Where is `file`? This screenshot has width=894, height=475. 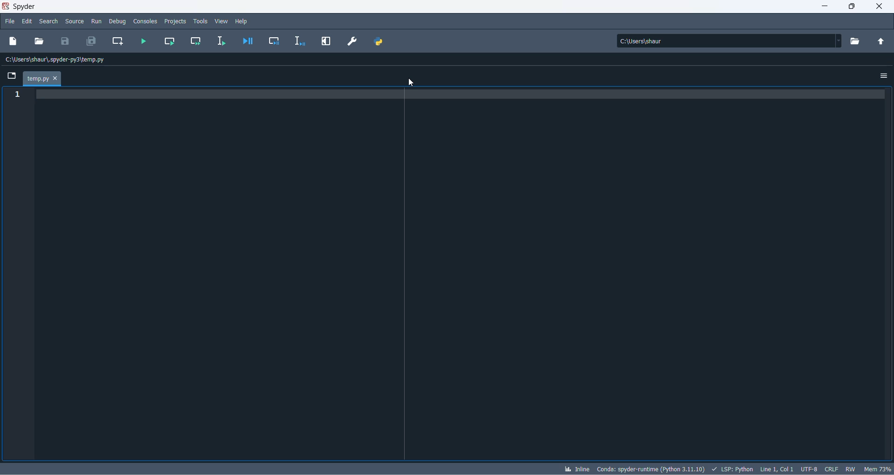
file is located at coordinates (11, 20).